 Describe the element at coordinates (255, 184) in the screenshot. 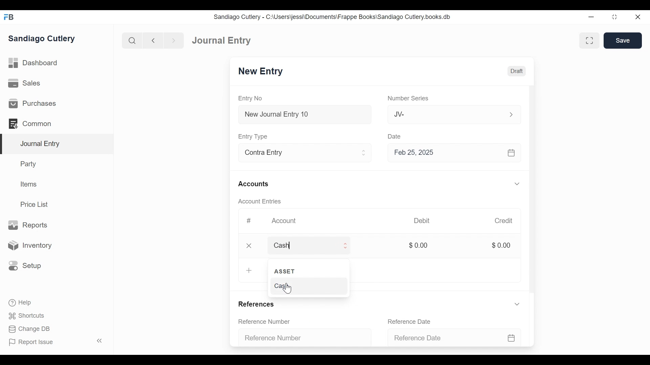

I see `Accounts` at that location.